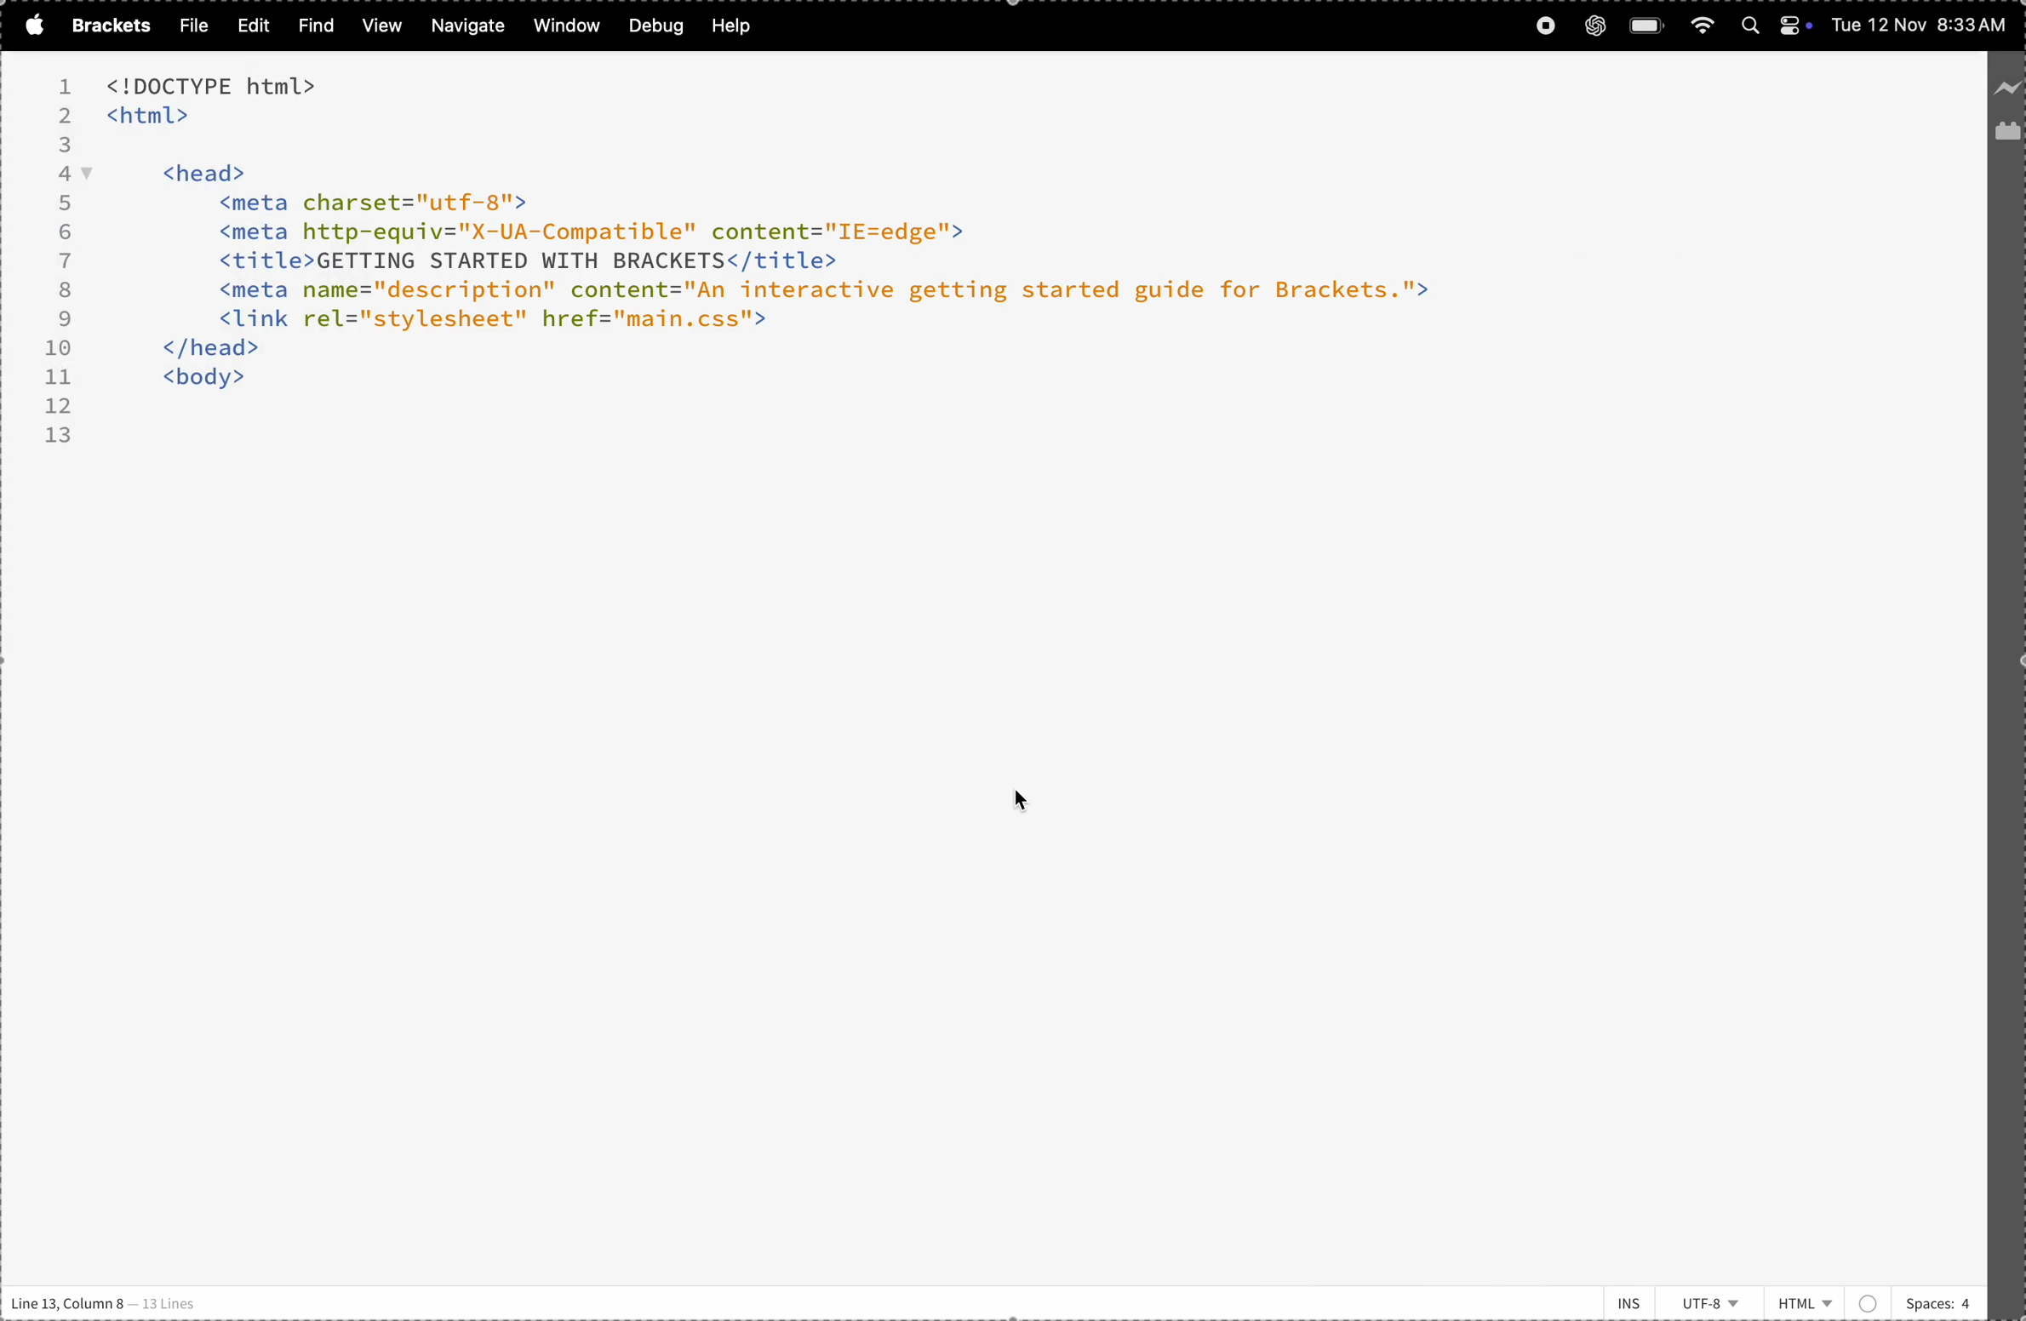  I want to click on cursor, so click(1028, 809).